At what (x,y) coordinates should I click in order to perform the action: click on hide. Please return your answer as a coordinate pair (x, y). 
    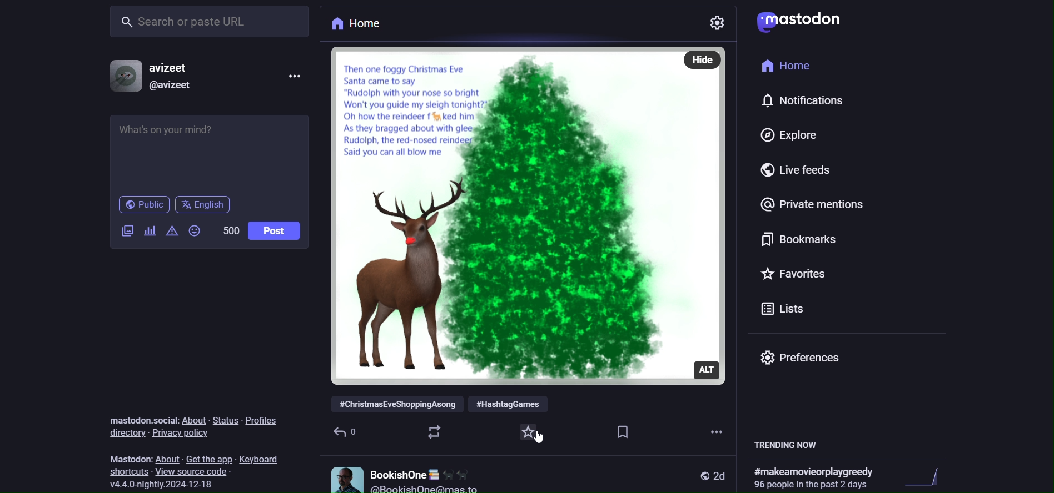
    Looking at the image, I should click on (706, 56).